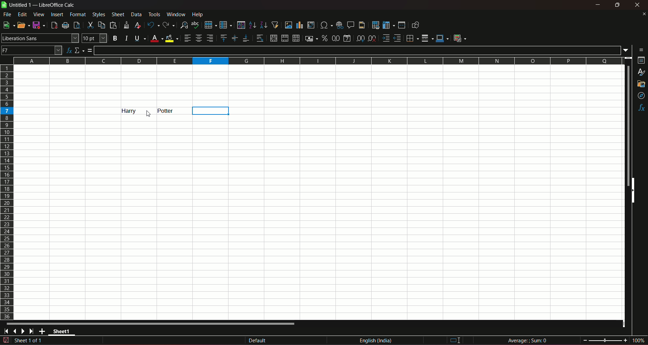 This screenshot has height=345, width=648. What do you see at coordinates (157, 39) in the screenshot?
I see `font color` at bounding box center [157, 39].